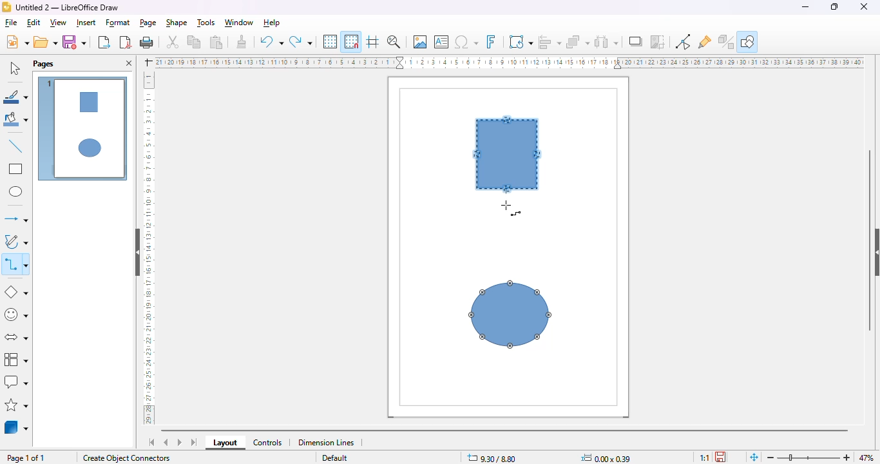 The image size is (880, 464). Describe the element at coordinates (805, 7) in the screenshot. I see `minimize` at that location.